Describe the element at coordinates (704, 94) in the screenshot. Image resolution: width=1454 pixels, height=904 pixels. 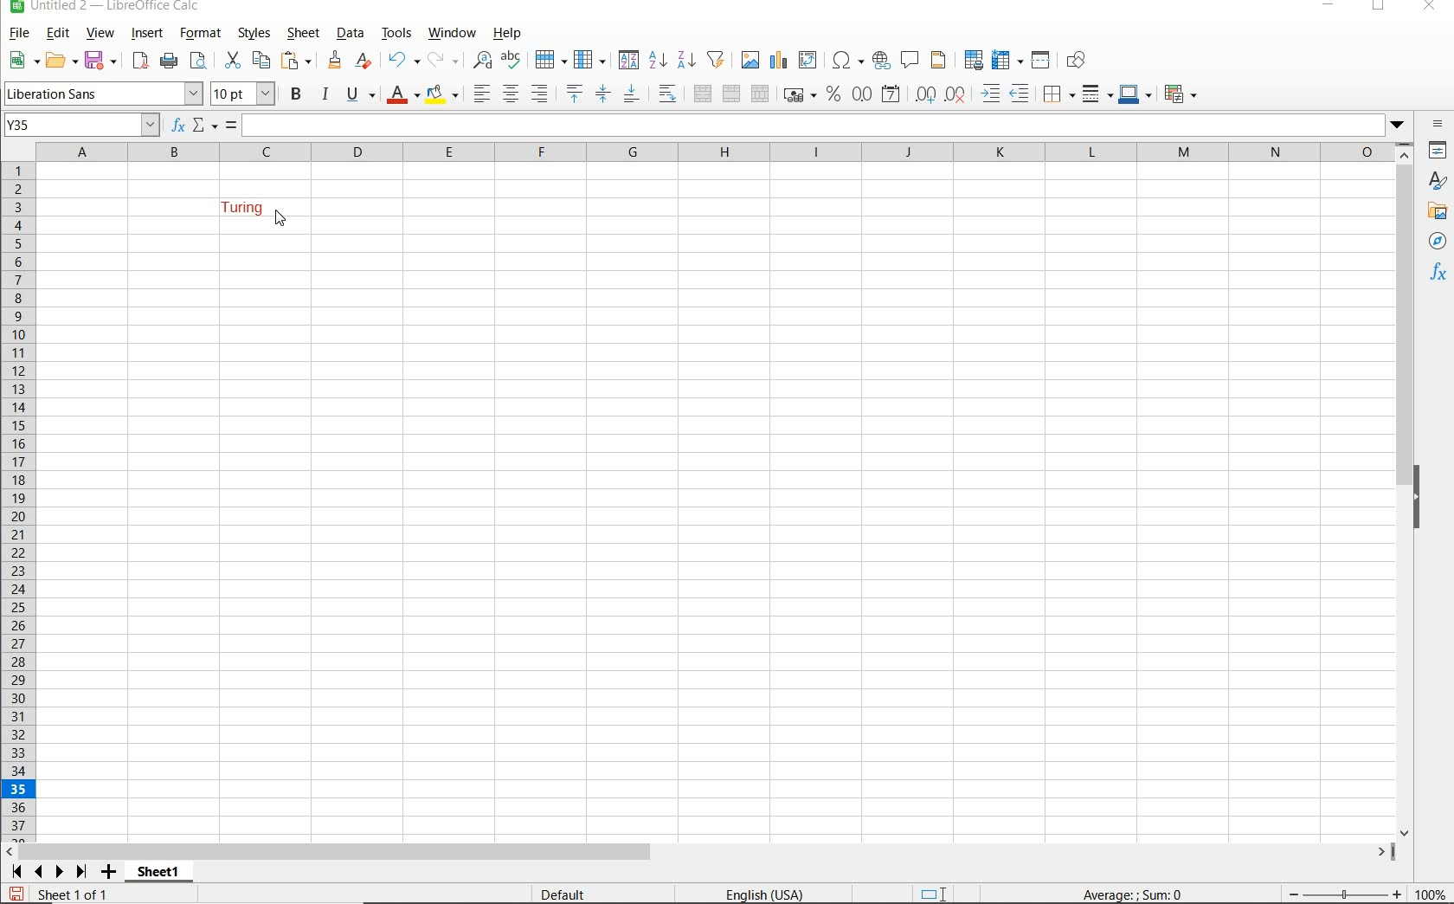
I see `MERGE AND CENTER OR UNMERGE` at that location.